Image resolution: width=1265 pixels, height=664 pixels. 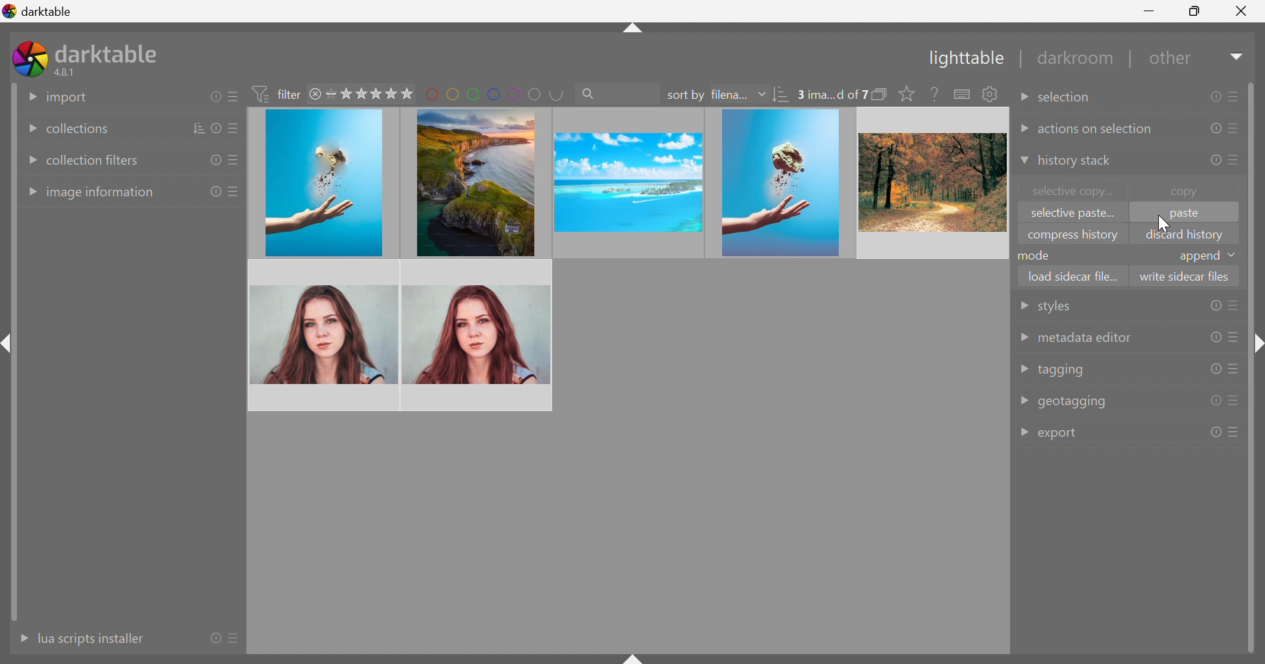 What do you see at coordinates (101, 194) in the screenshot?
I see `image information` at bounding box center [101, 194].